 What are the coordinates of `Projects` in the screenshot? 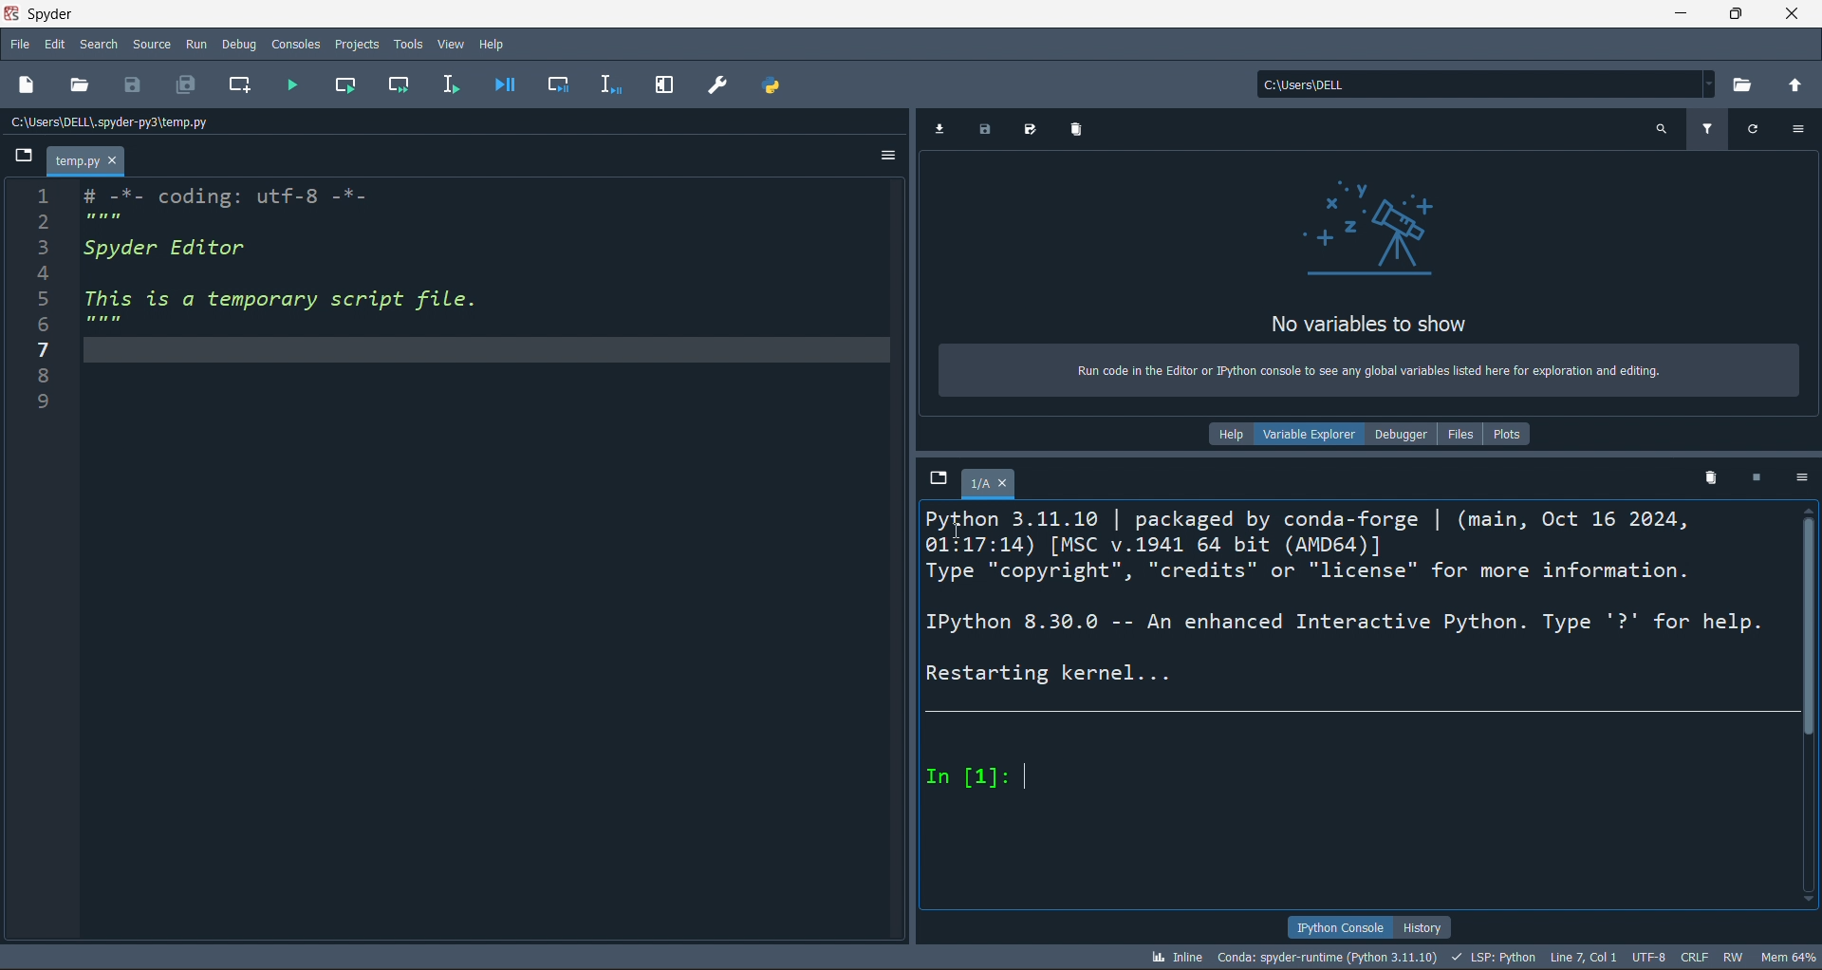 It's located at (360, 45).